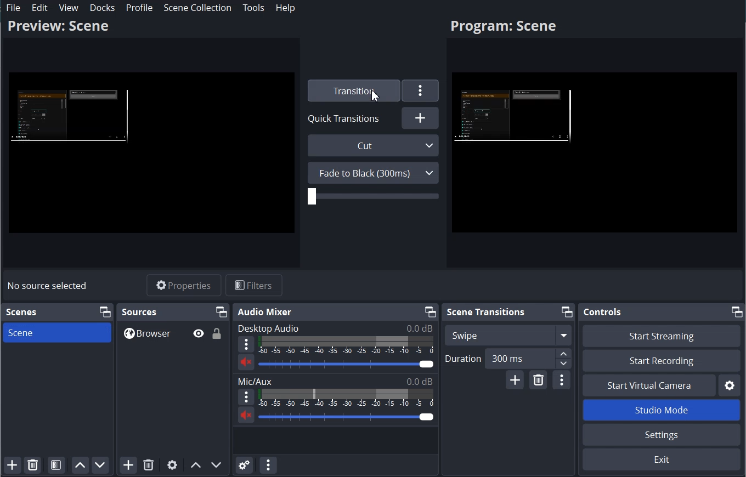  Describe the element at coordinates (100, 465) in the screenshot. I see `Move Scene down` at that location.